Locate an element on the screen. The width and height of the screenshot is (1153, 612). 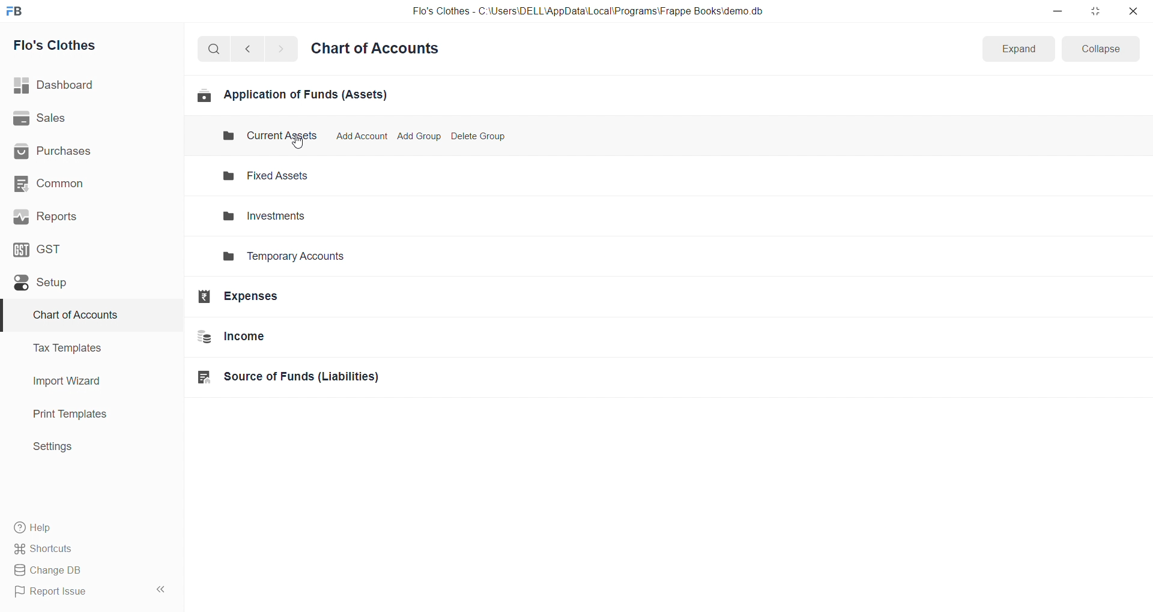
Expand is located at coordinates (1017, 49).